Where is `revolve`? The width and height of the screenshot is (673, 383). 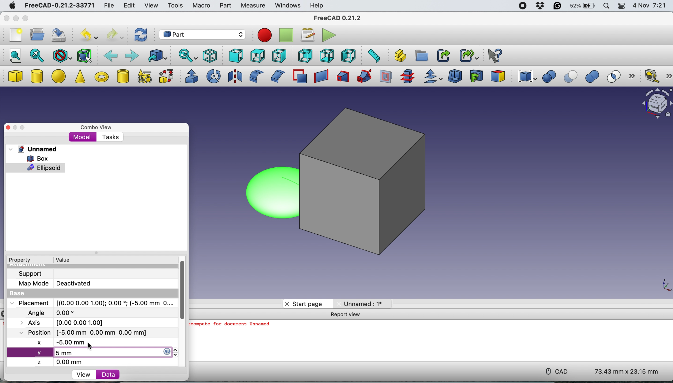 revolve is located at coordinates (214, 76).